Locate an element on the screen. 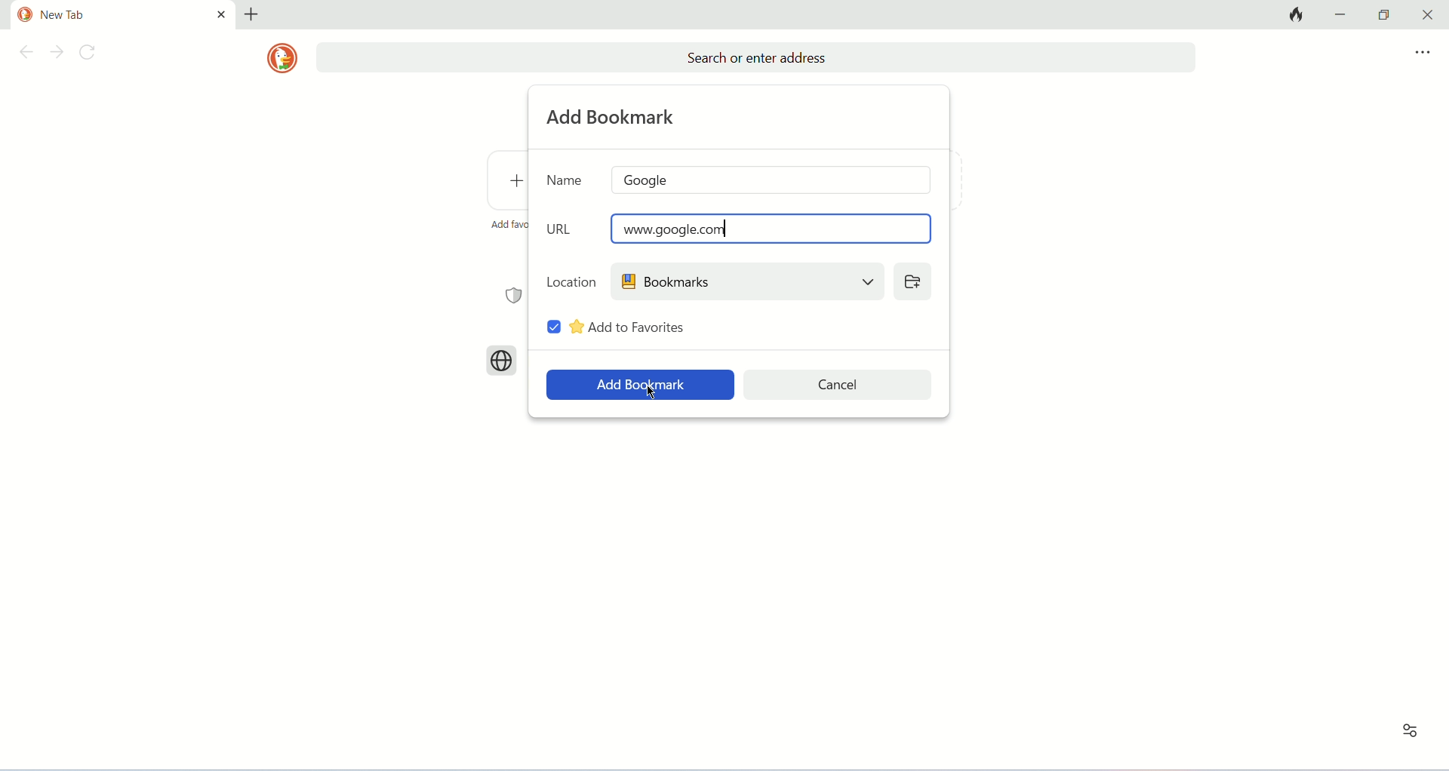 The width and height of the screenshot is (1449, 771). more options is located at coordinates (1423, 53).